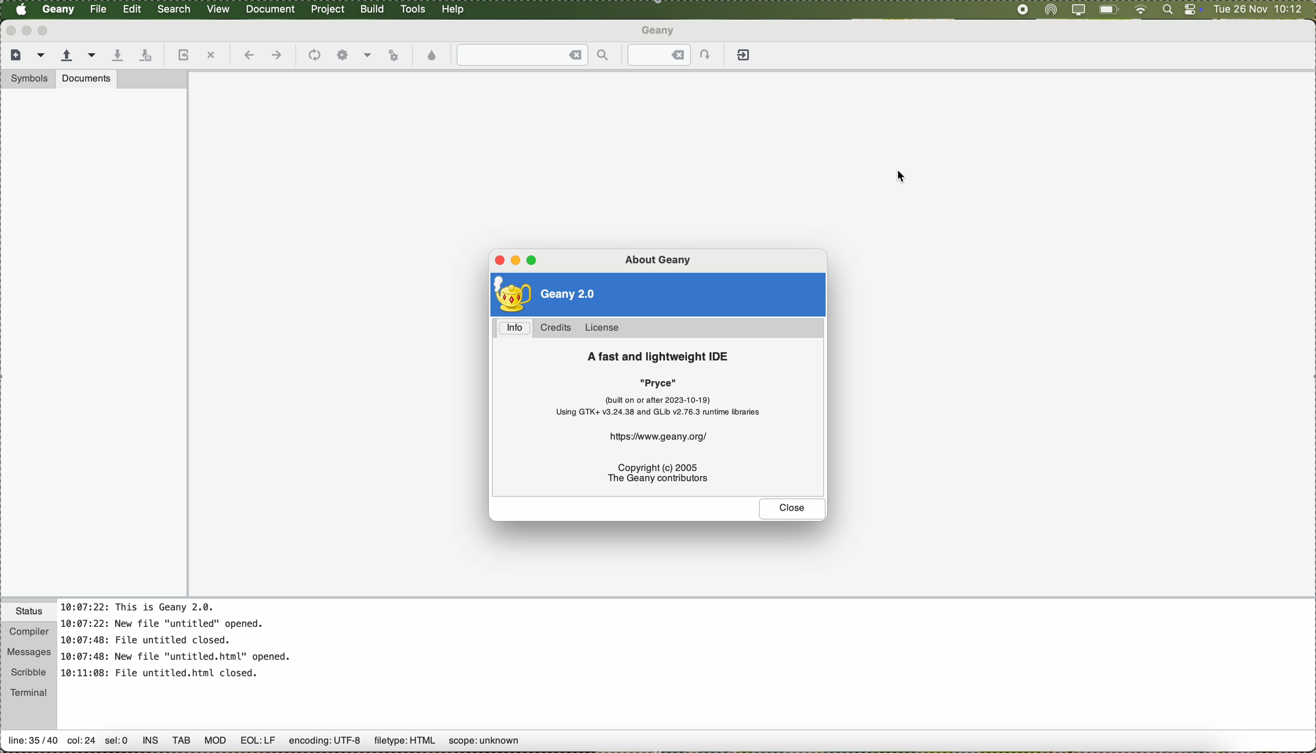 Image resolution: width=1316 pixels, height=753 pixels. What do you see at coordinates (259, 744) in the screenshot?
I see `EOL:LF` at bounding box center [259, 744].